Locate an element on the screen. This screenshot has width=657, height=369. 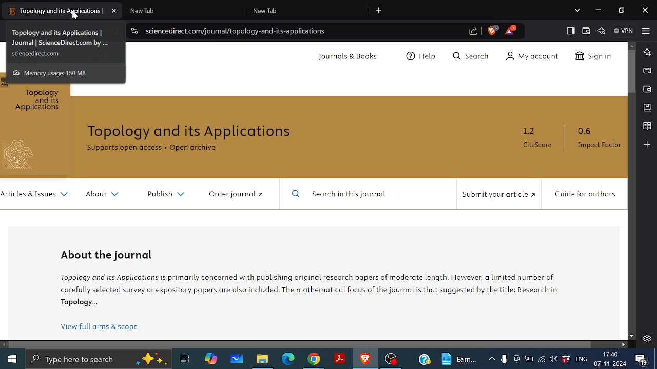
About the journal

Topology and its Applications is primarily concerned with publishing original research papers of moderate length. However, a limited number of
carefully selected survey or expository papers are also included. The mathematical focus of the journal is that suggested by the title: Research in
Topology... is located at coordinates (324, 279).